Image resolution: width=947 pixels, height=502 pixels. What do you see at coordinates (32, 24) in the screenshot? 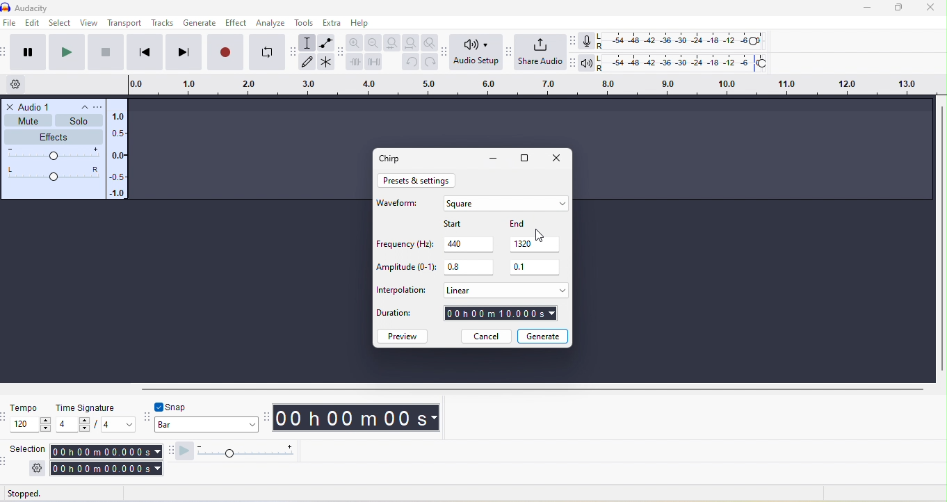
I see `edit` at bounding box center [32, 24].